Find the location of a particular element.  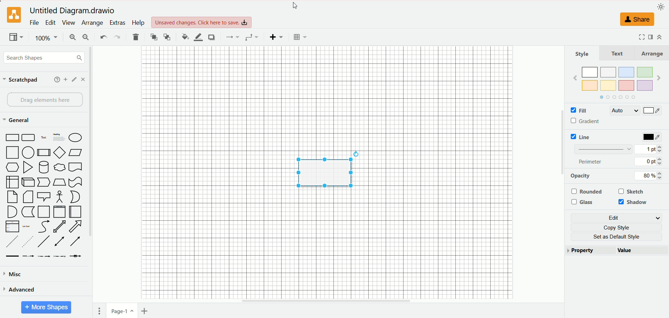

connection is located at coordinates (231, 37).